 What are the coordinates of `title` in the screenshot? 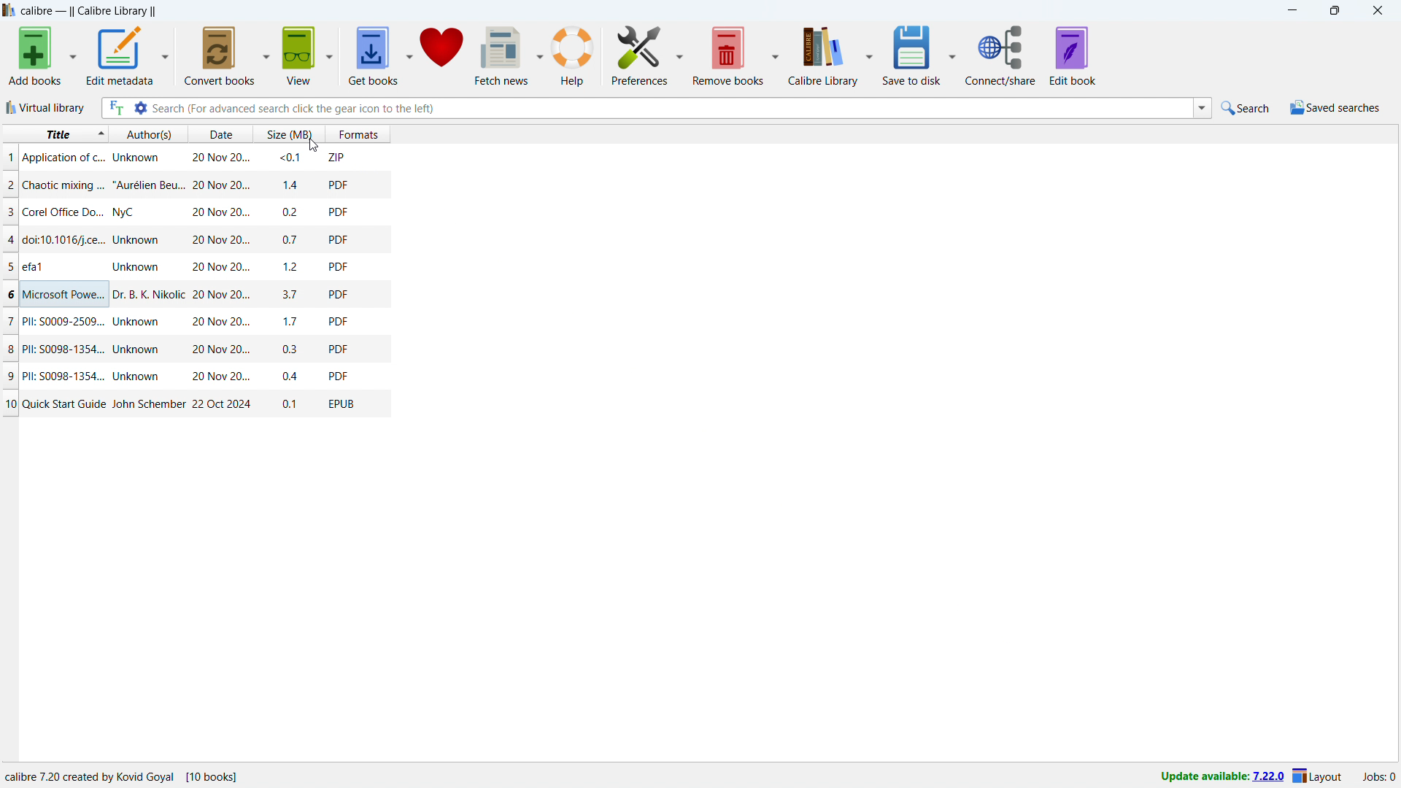 It's located at (64, 186).